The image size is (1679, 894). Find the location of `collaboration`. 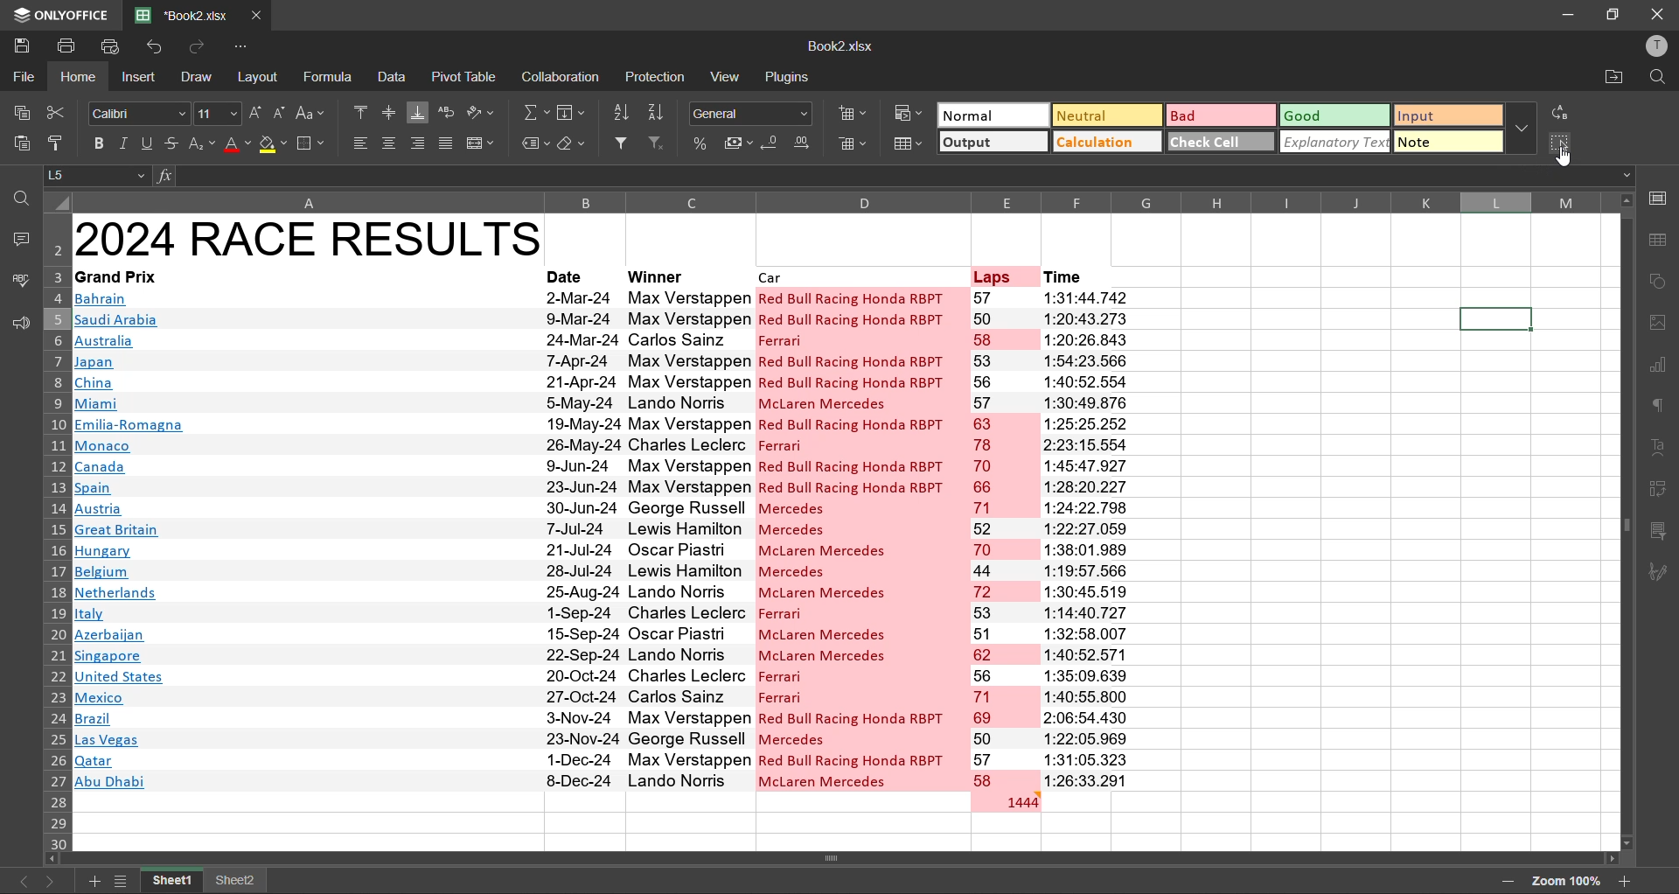

collaboration is located at coordinates (561, 78).